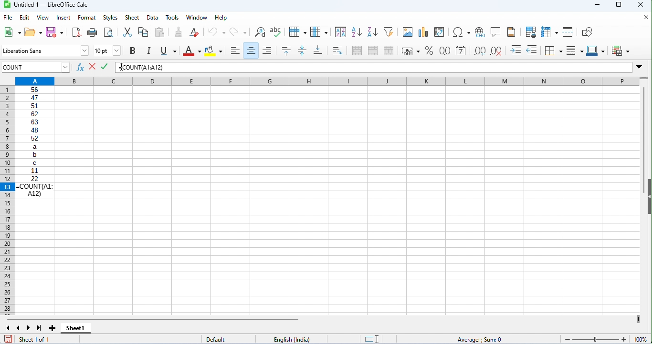  What do you see at coordinates (33, 32) in the screenshot?
I see `open` at bounding box center [33, 32].